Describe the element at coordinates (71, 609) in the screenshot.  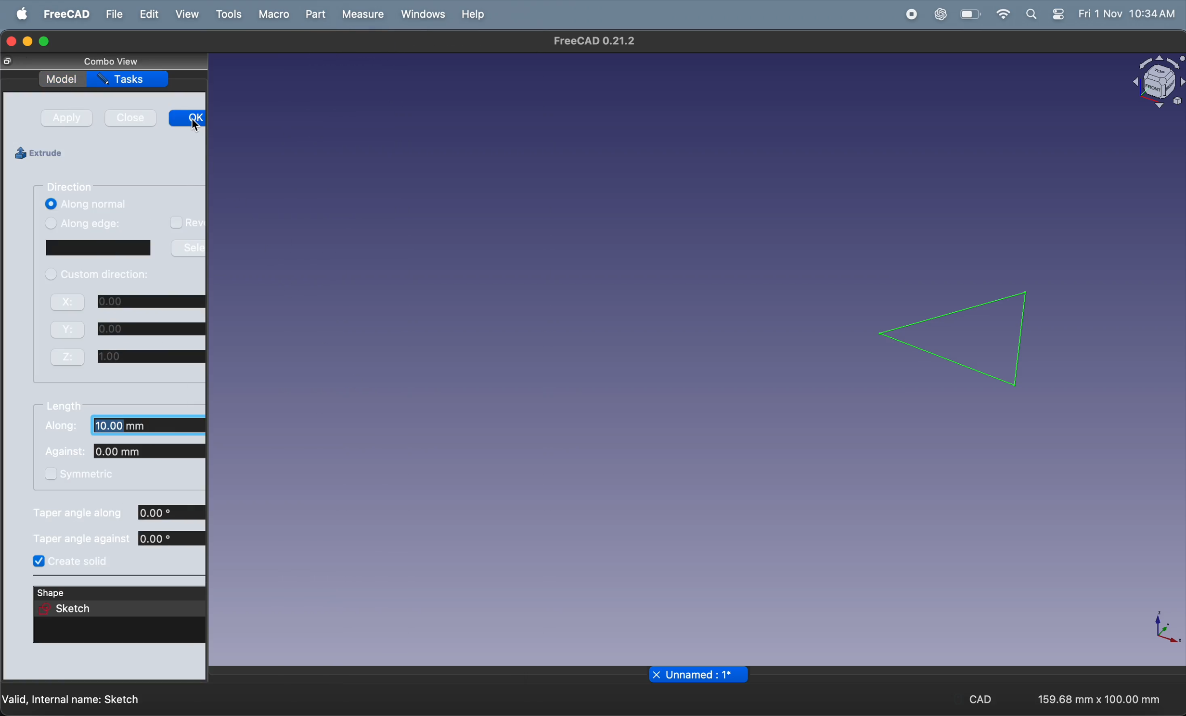
I see `selected shape sketch` at that location.